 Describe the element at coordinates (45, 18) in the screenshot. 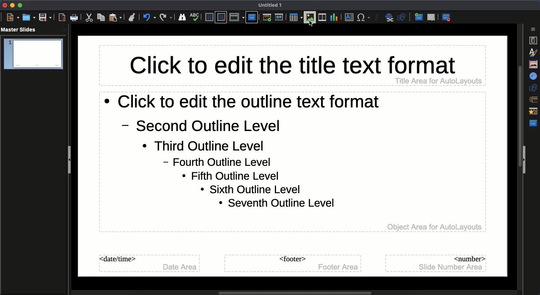

I see `Save` at that location.